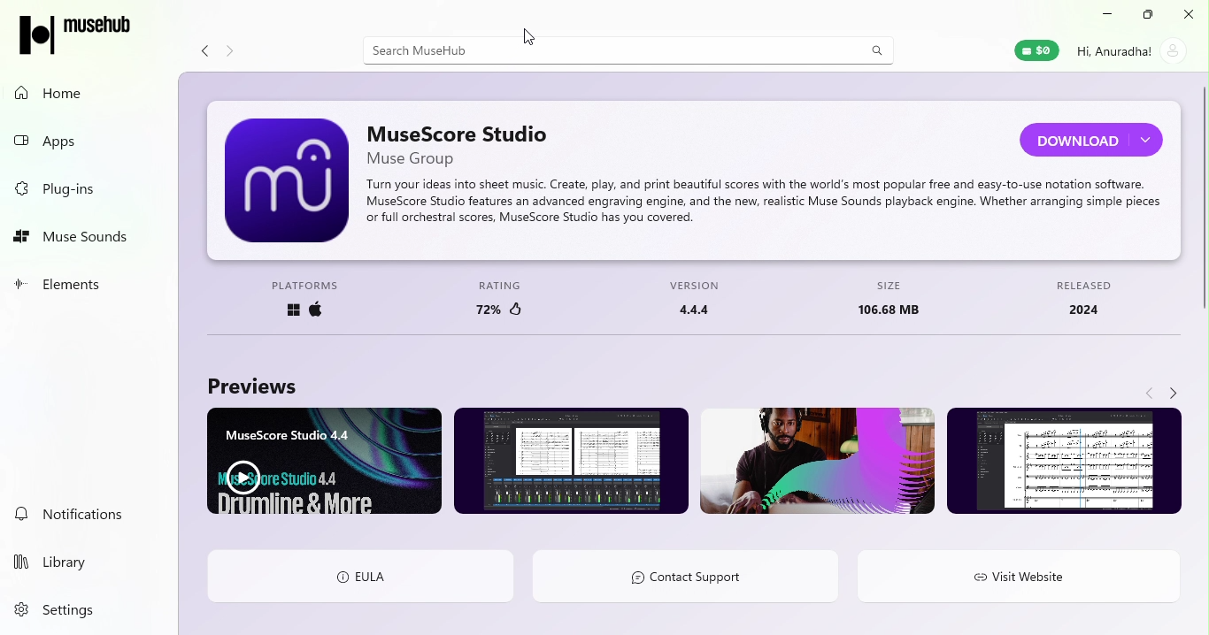  I want to click on Navigate back, so click(1149, 392).